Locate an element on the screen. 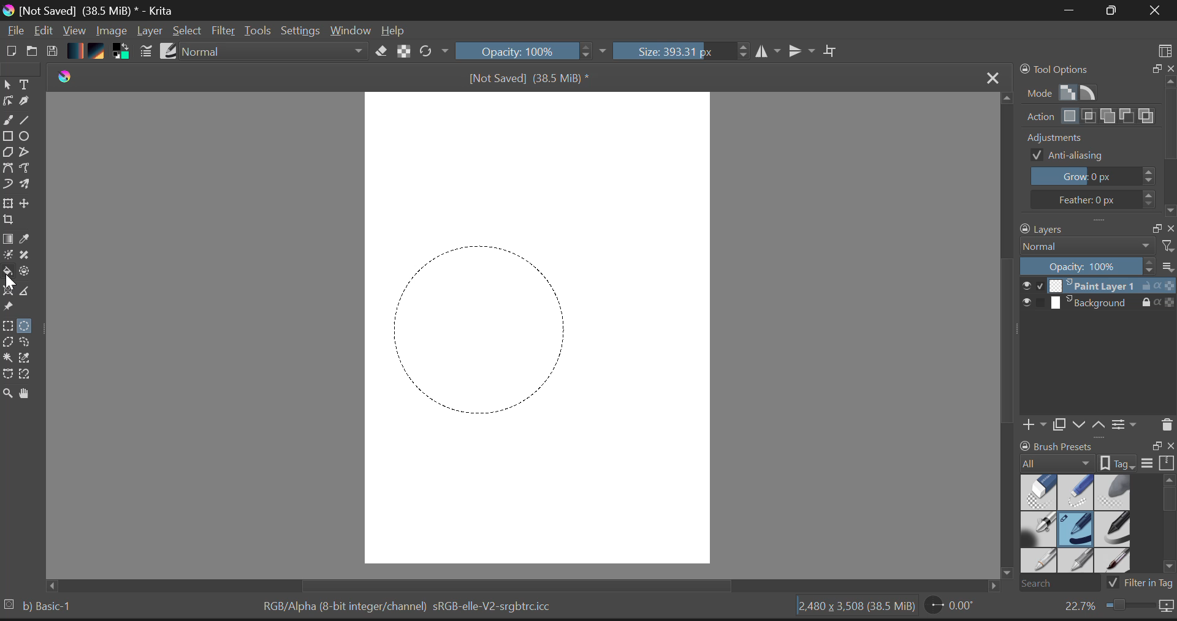 The height and width of the screenshot is (621, 1177). Lock Alpha is located at coordinates (402, 52).